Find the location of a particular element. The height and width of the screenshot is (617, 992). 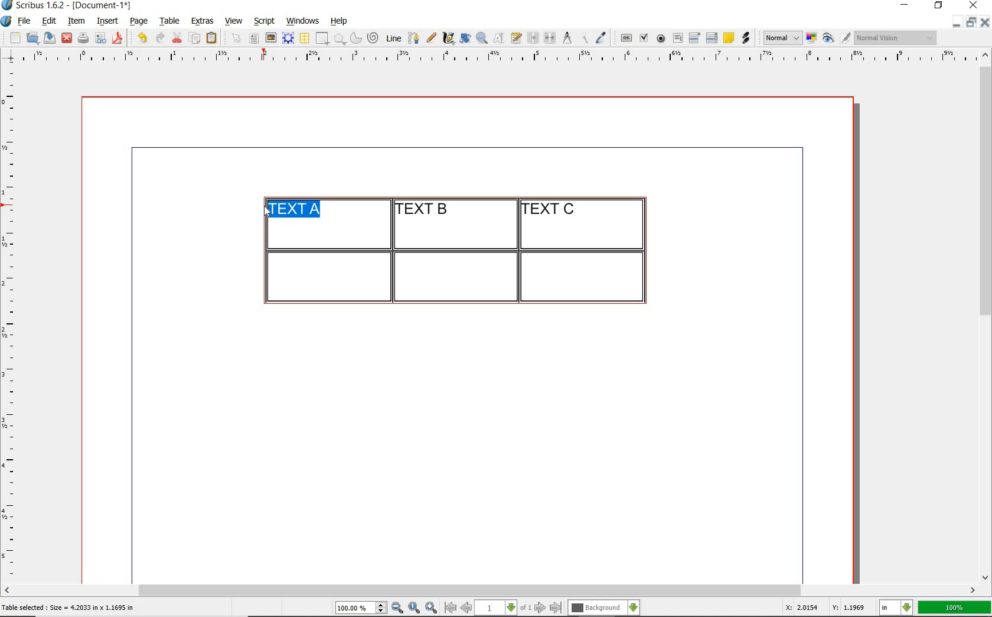

pdf combo box is located at coordinates (695, 37).